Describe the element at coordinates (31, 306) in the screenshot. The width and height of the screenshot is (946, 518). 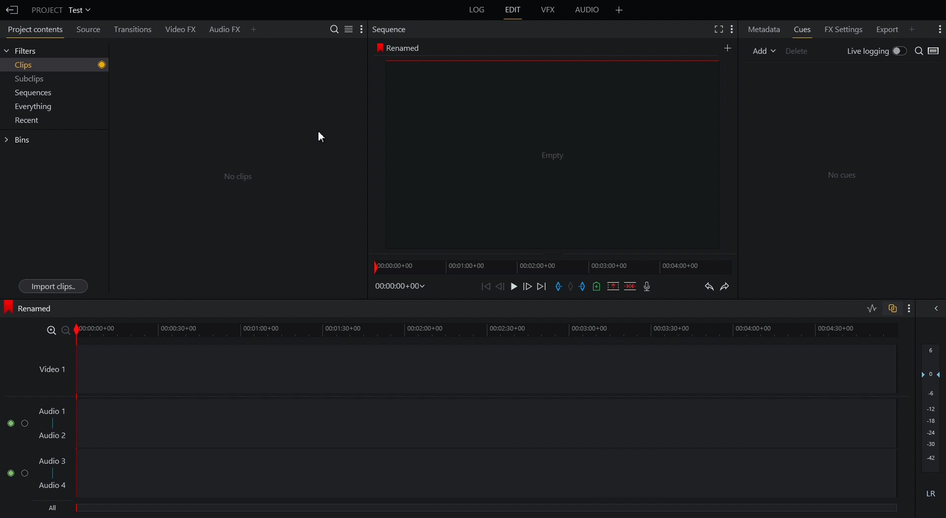
I see `Renamed` at that location.